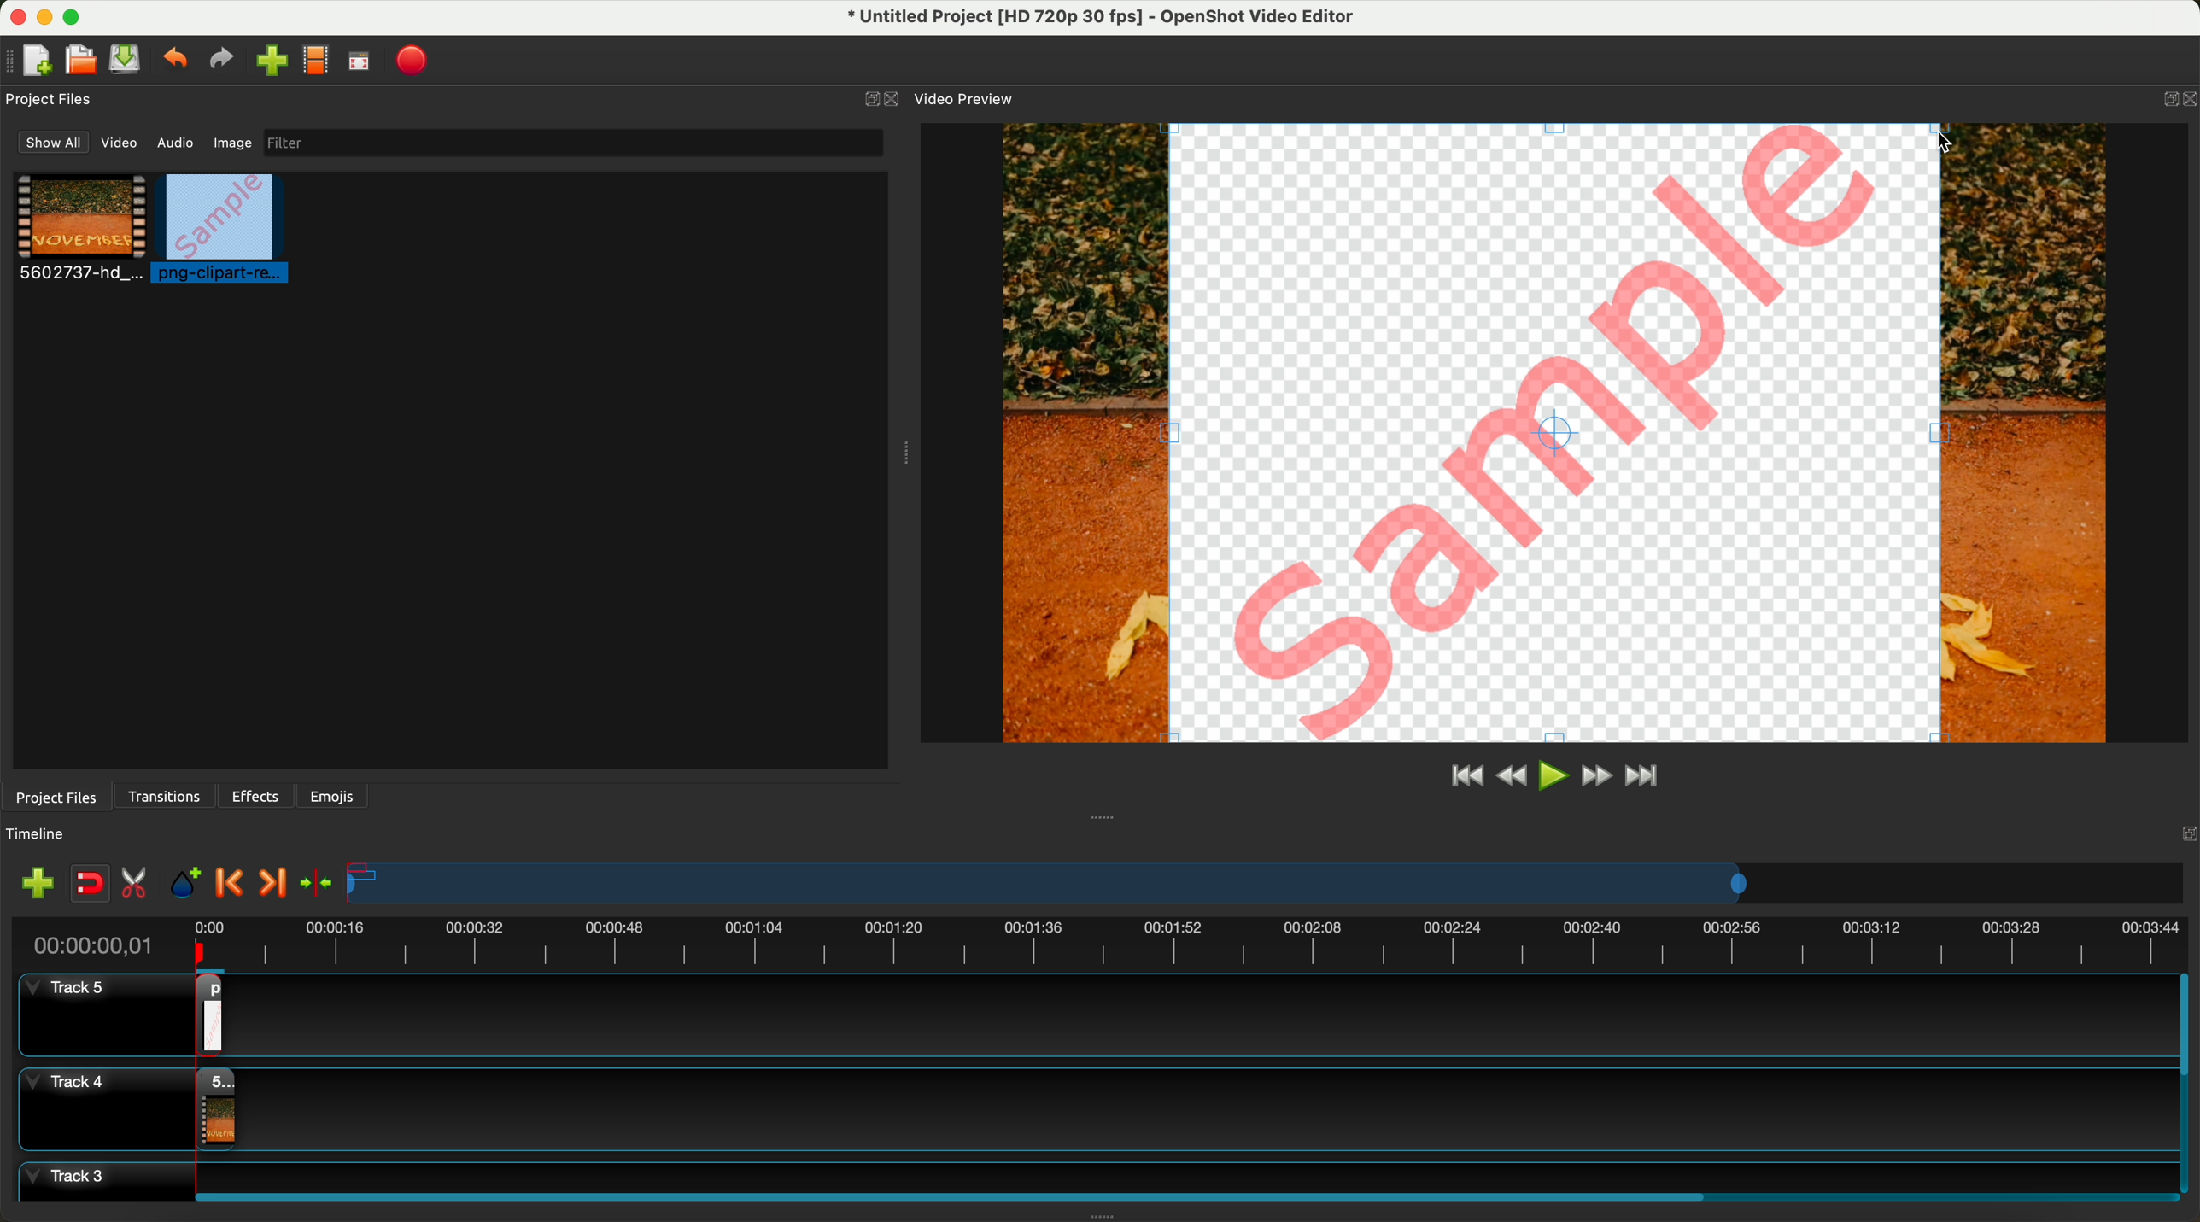  I want to click on show all, so click(54, 143).